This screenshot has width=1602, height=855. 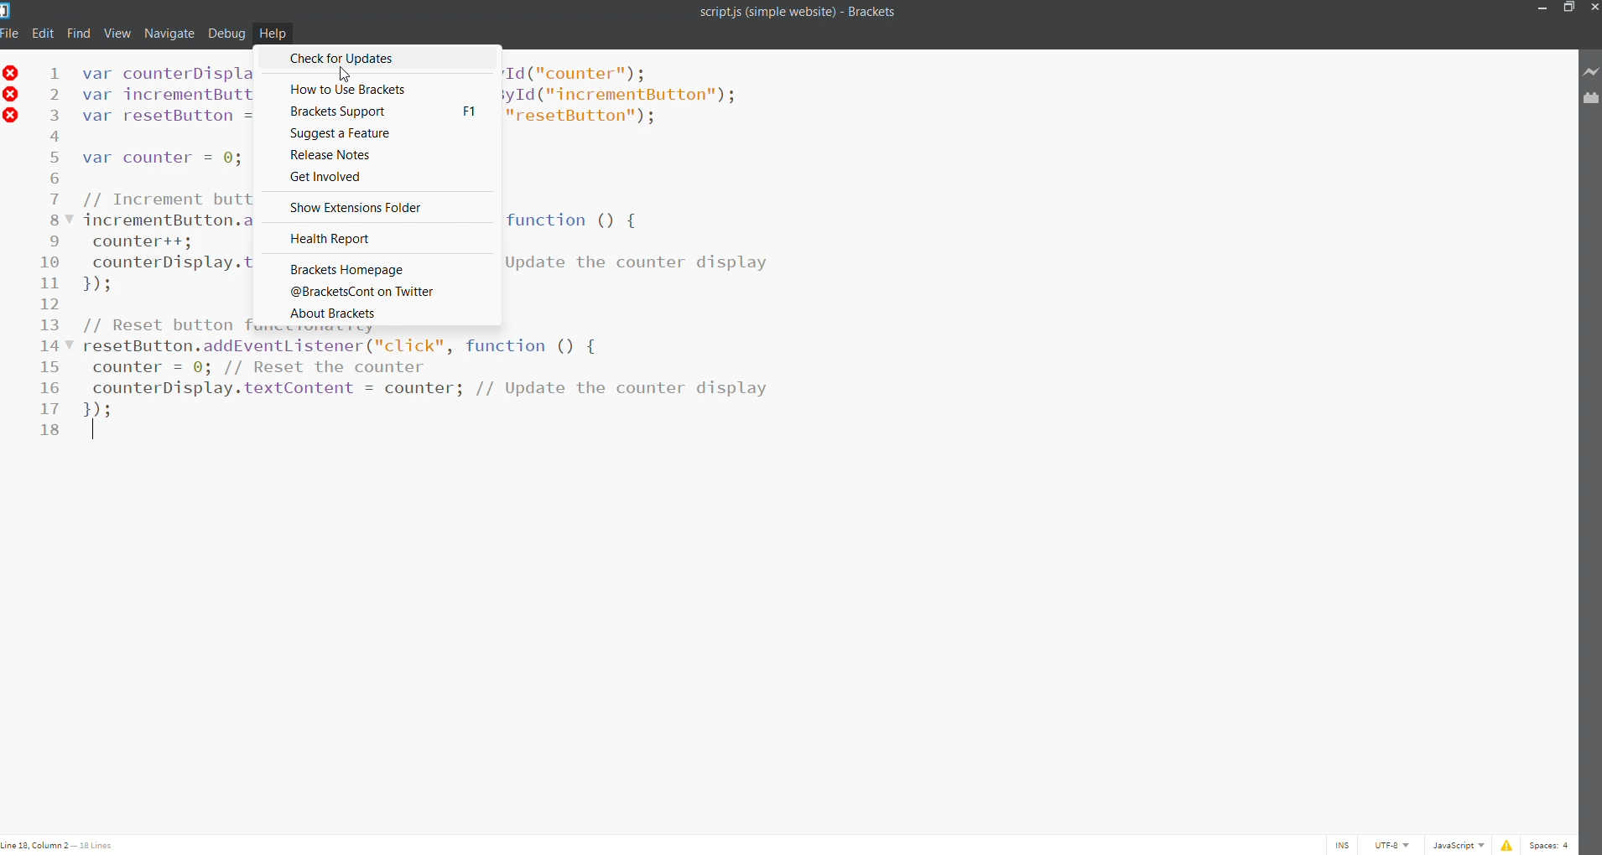 What do you see at coordinates (11, 100) in the screenshot?
I see `error status` at bounding box center [11, 100].